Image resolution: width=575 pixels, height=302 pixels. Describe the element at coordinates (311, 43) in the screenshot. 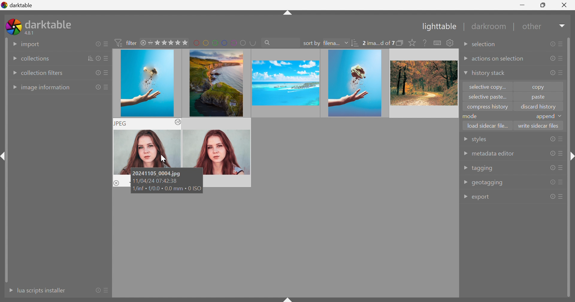

I see `sort by` at that location.